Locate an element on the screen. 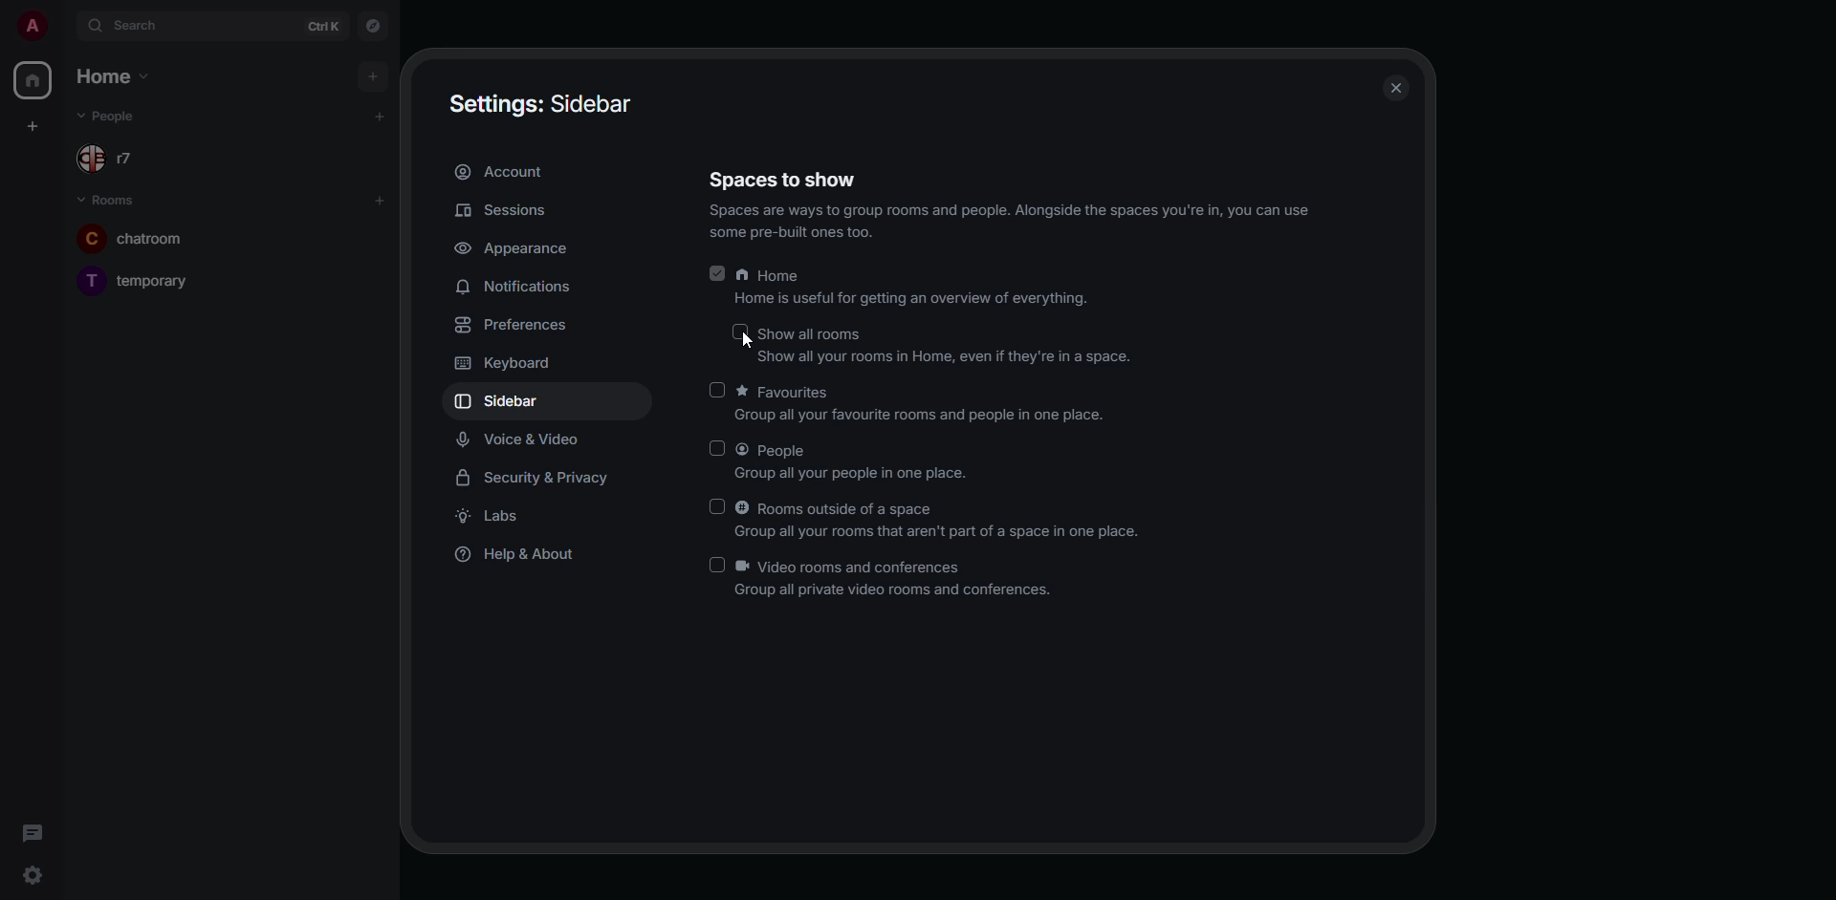  rooms is located at coordinates (116, 201).